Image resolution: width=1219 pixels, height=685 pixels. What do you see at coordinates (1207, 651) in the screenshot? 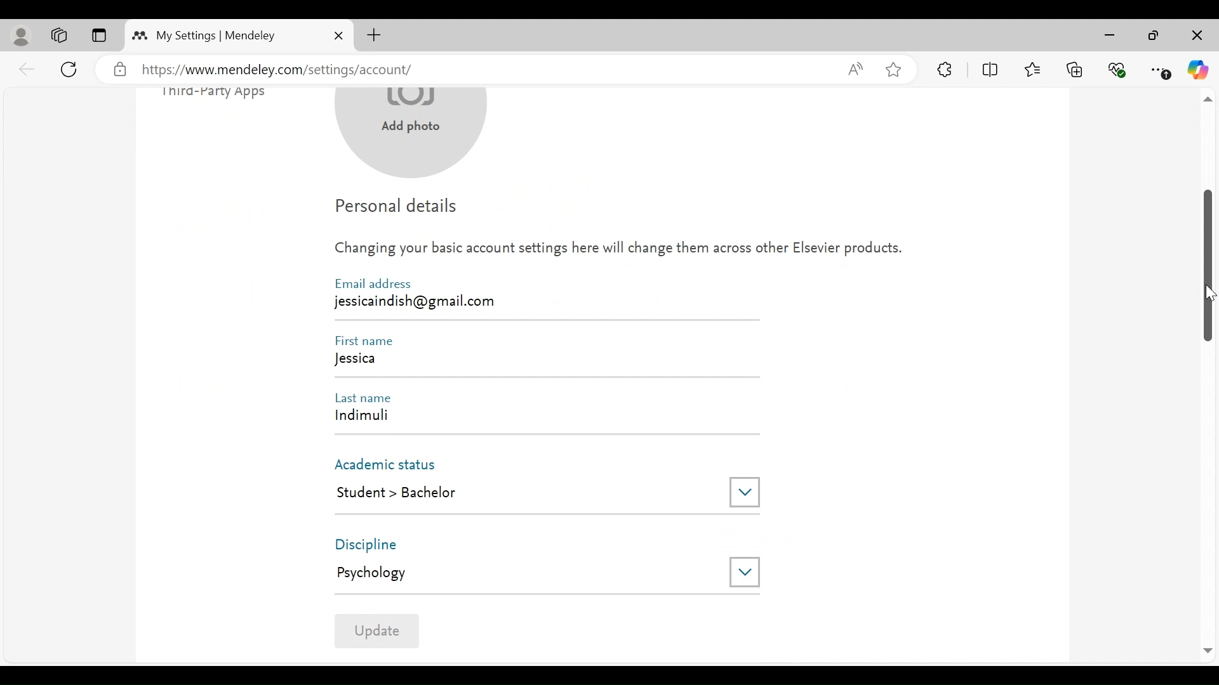
I see `Scroll Down` at bounding box center [1207, 651].